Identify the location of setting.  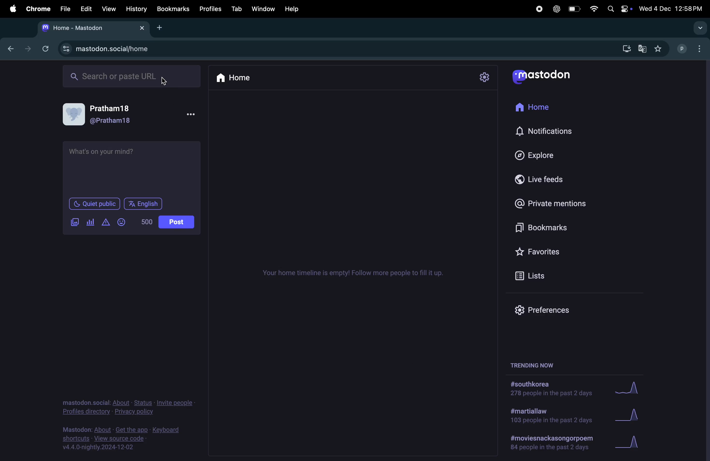
(486, 77).